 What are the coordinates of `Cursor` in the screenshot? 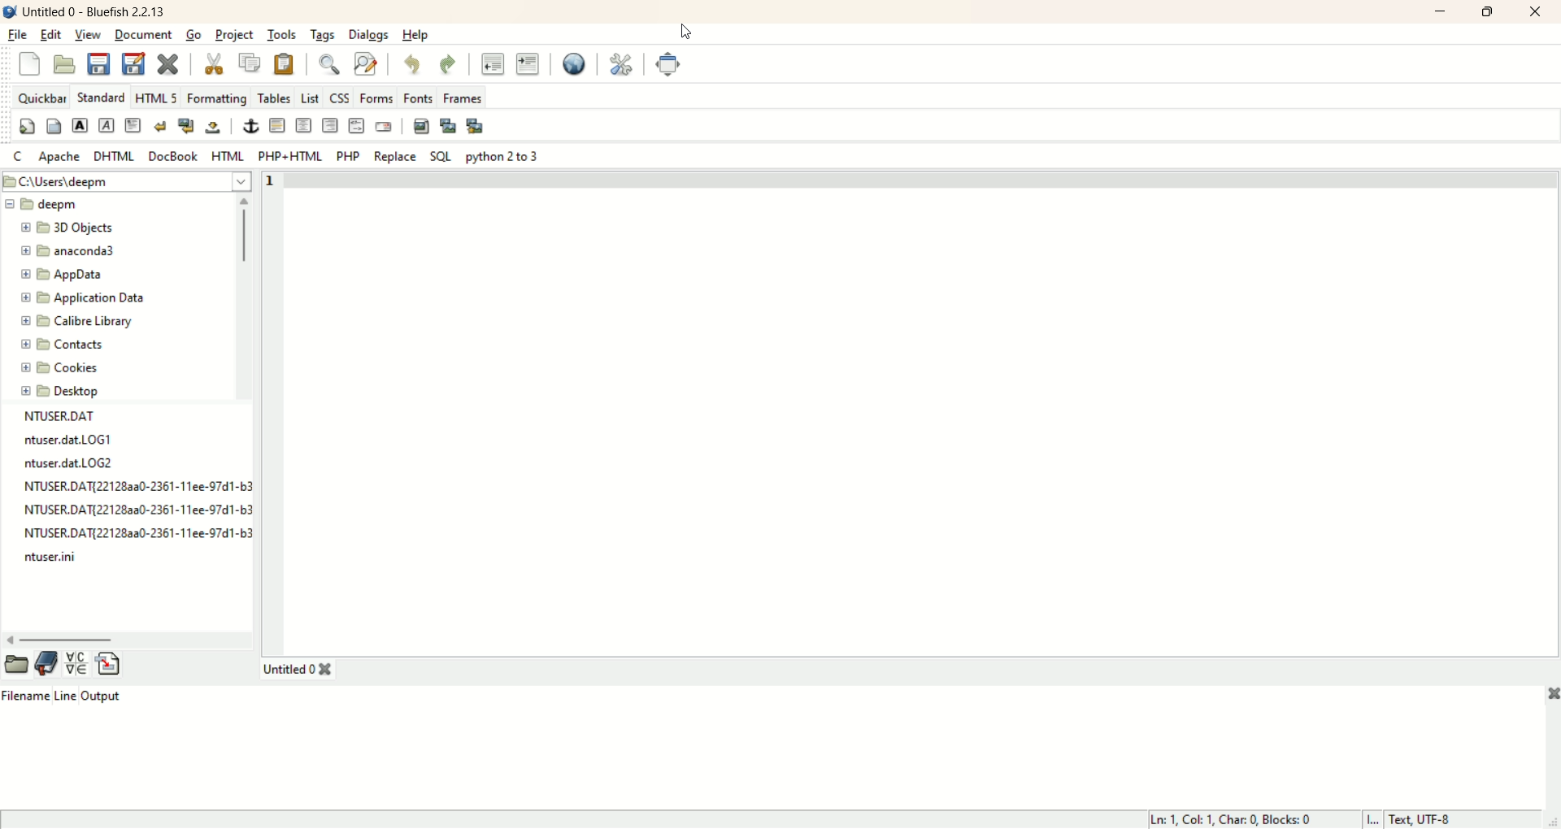 It's located at (683, 33).